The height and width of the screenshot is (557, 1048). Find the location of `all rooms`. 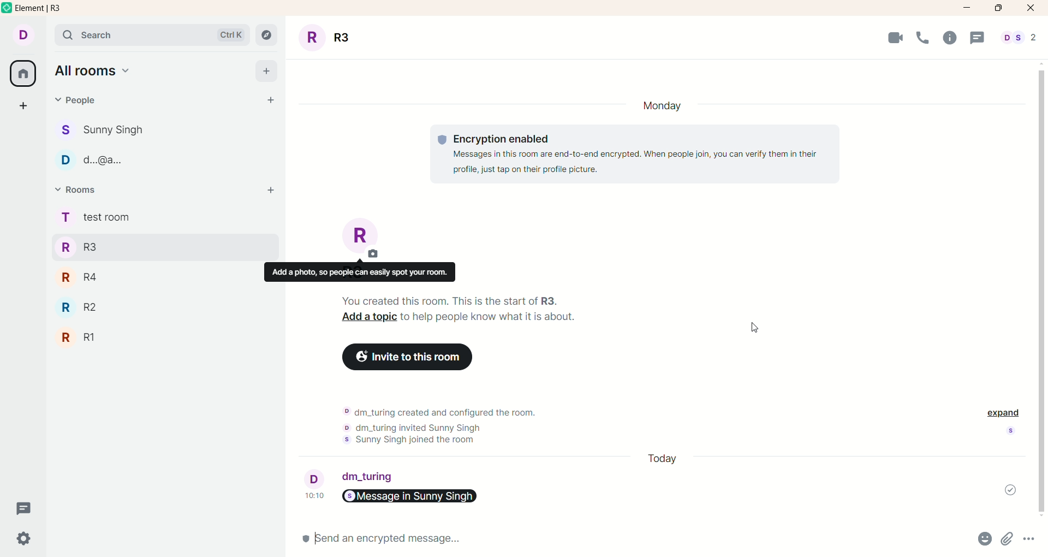

all rooms is located at coordinates (21, 75).